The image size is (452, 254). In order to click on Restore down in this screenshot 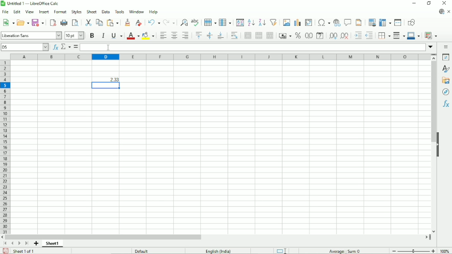, I will do `click(429, 3)`.